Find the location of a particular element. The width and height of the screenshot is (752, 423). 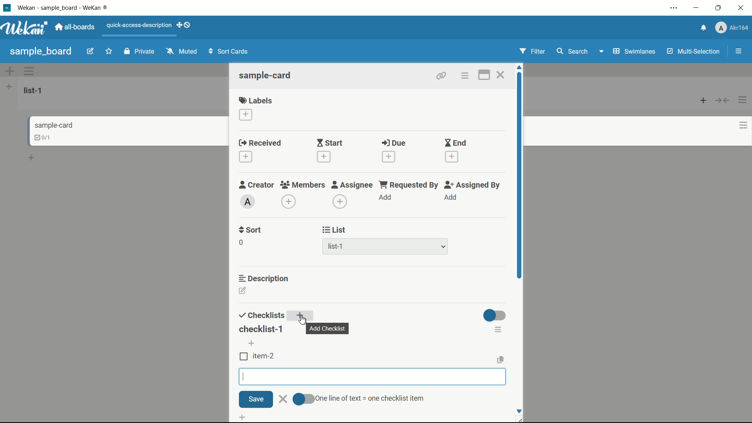

cklist is located at coordinates (43, 137).